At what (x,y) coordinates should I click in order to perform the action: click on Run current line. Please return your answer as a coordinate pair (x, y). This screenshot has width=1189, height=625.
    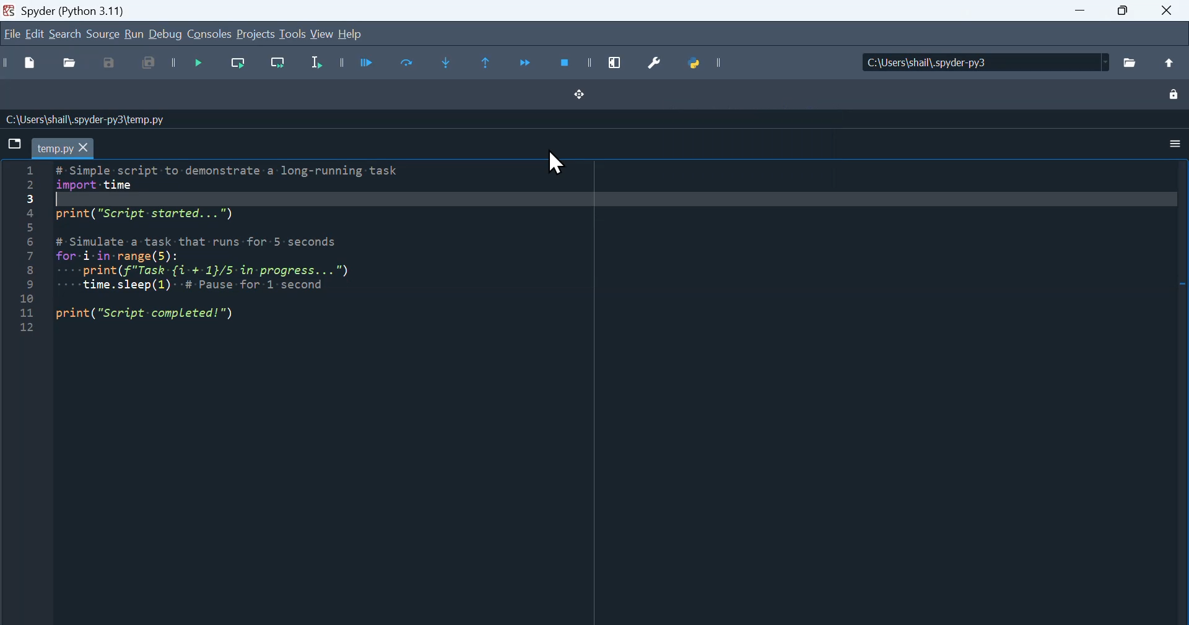
    Looking at the image, I should click on (238, 67).